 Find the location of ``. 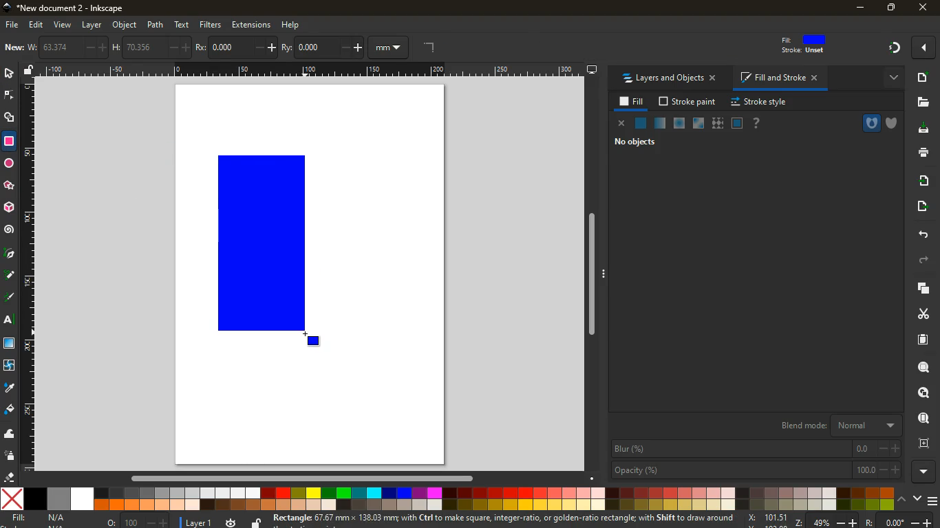

 is located at coordinates (921, 49).